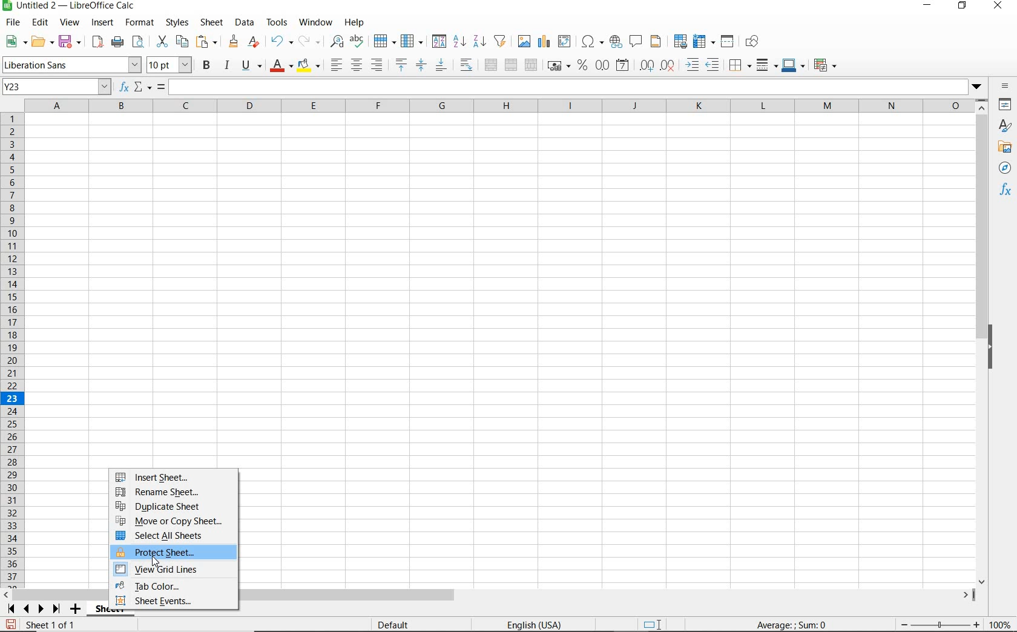  Describe the element at coordinates (616, 42) in the screenshot. I see `INSERT HYPERLINK` at that location.